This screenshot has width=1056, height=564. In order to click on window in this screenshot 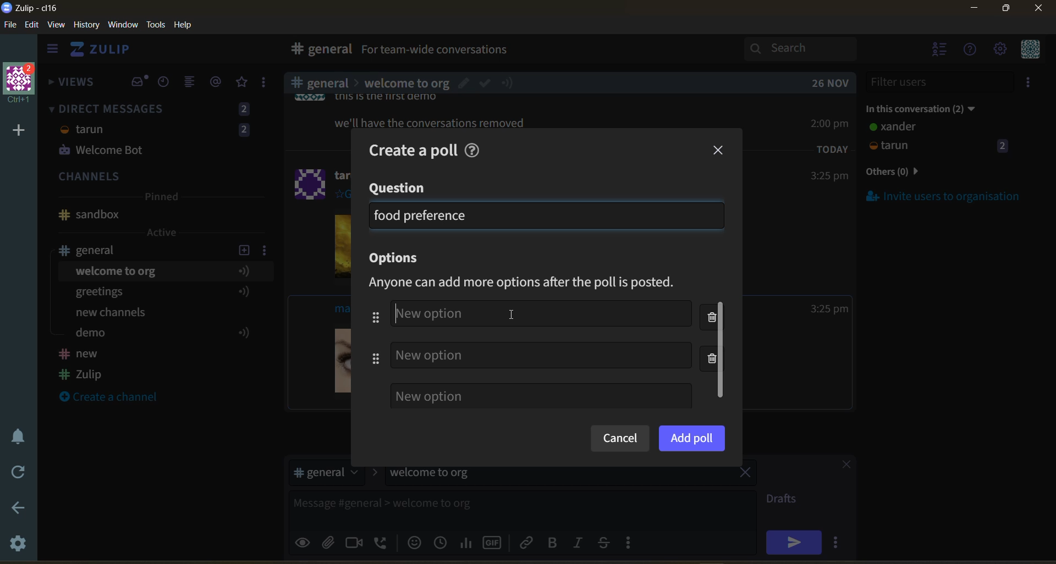, I will do `click(122, 25)`.